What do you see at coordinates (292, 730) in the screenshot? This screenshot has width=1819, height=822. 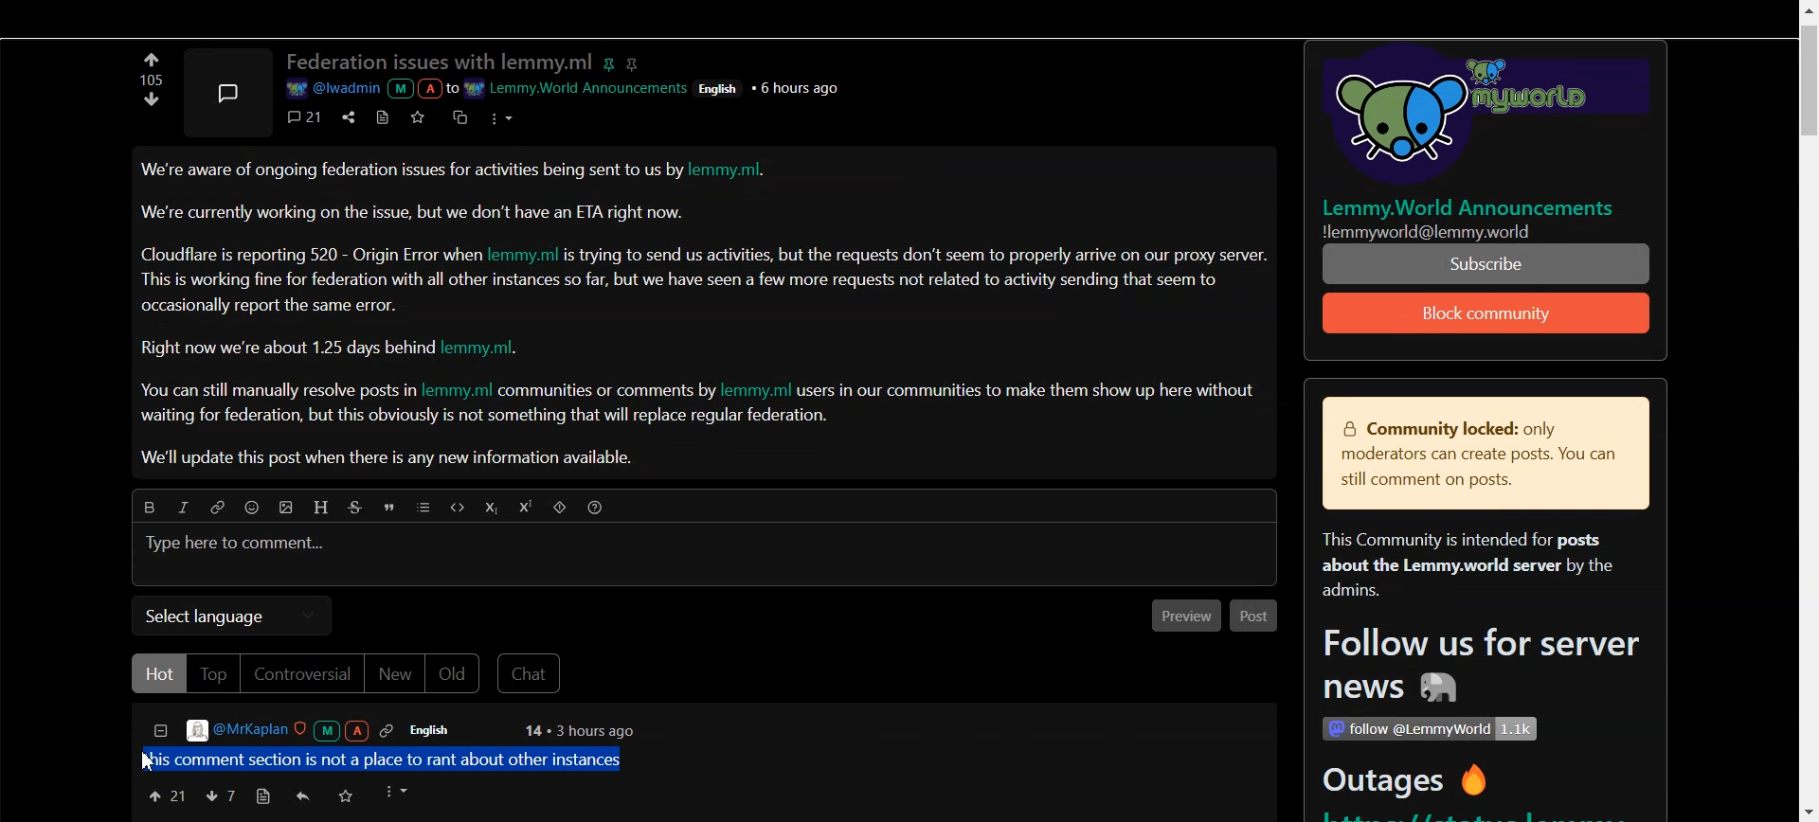 I see `@MrKaplan` at bounding box center [292, 730].